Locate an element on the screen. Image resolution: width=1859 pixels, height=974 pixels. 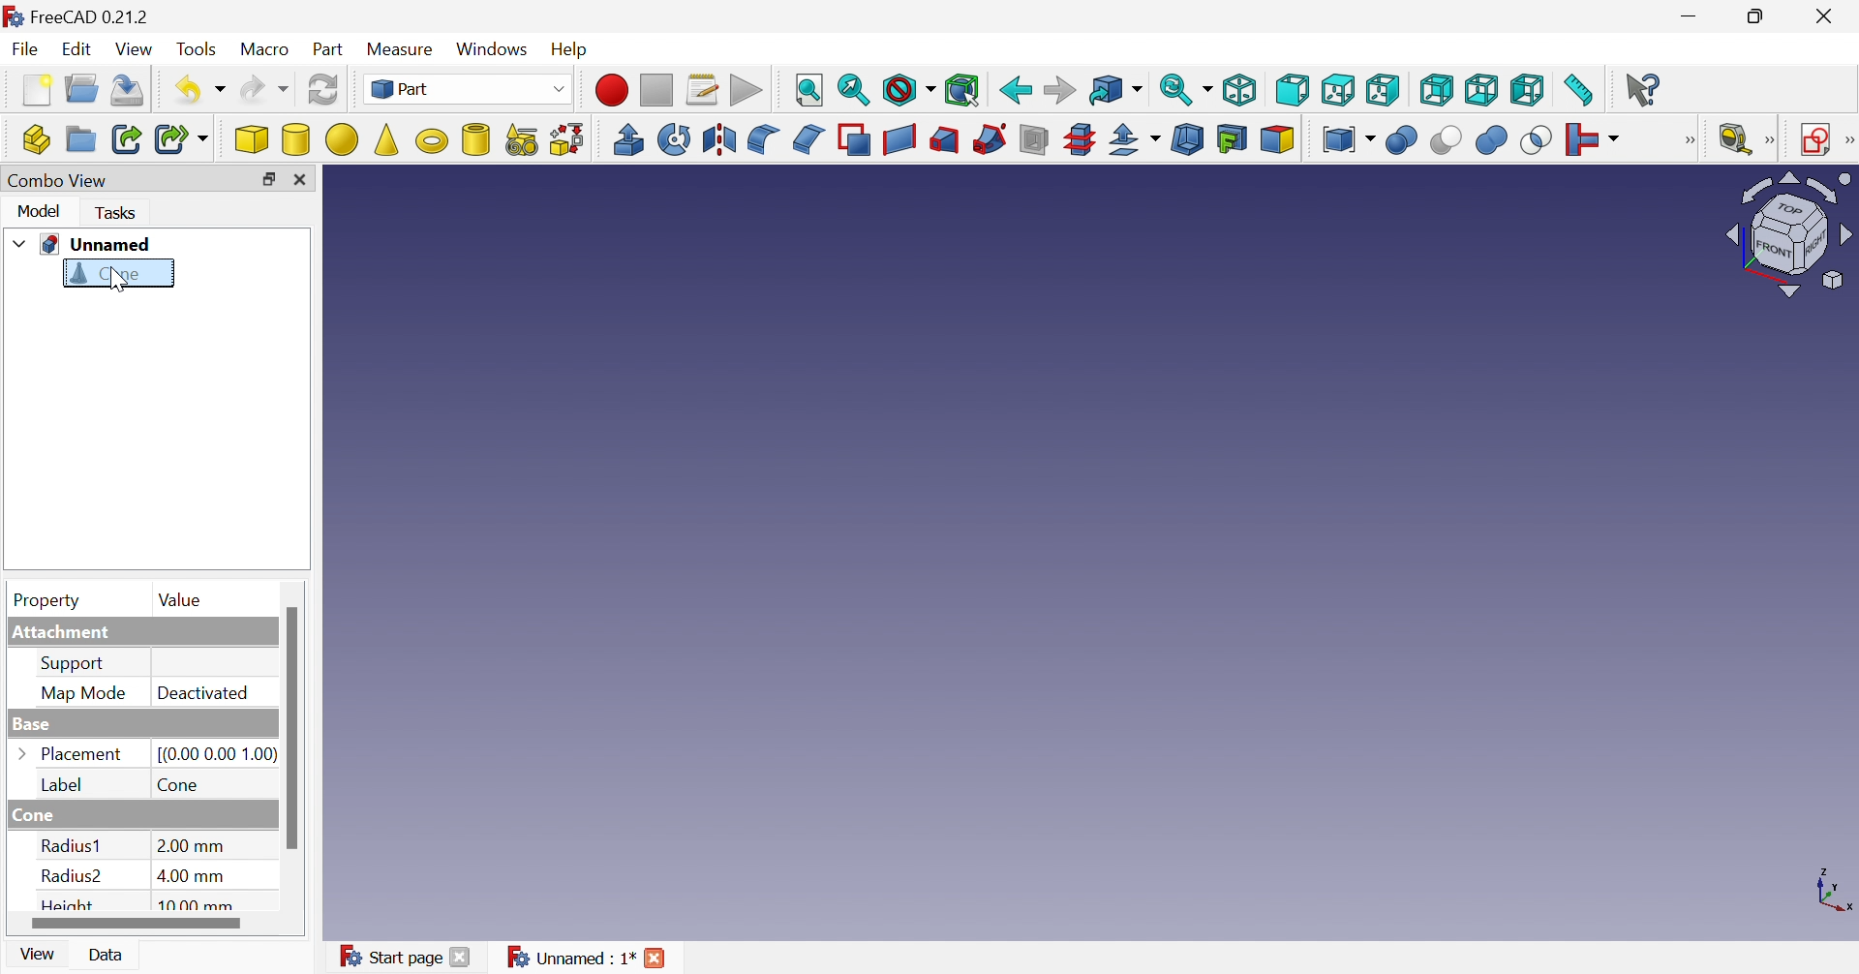
Union is located at coordinates (1494, 139).